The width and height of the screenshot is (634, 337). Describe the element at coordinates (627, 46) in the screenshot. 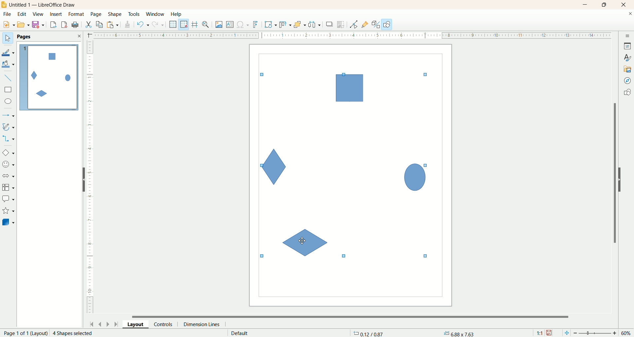

I see `properties` at that location.